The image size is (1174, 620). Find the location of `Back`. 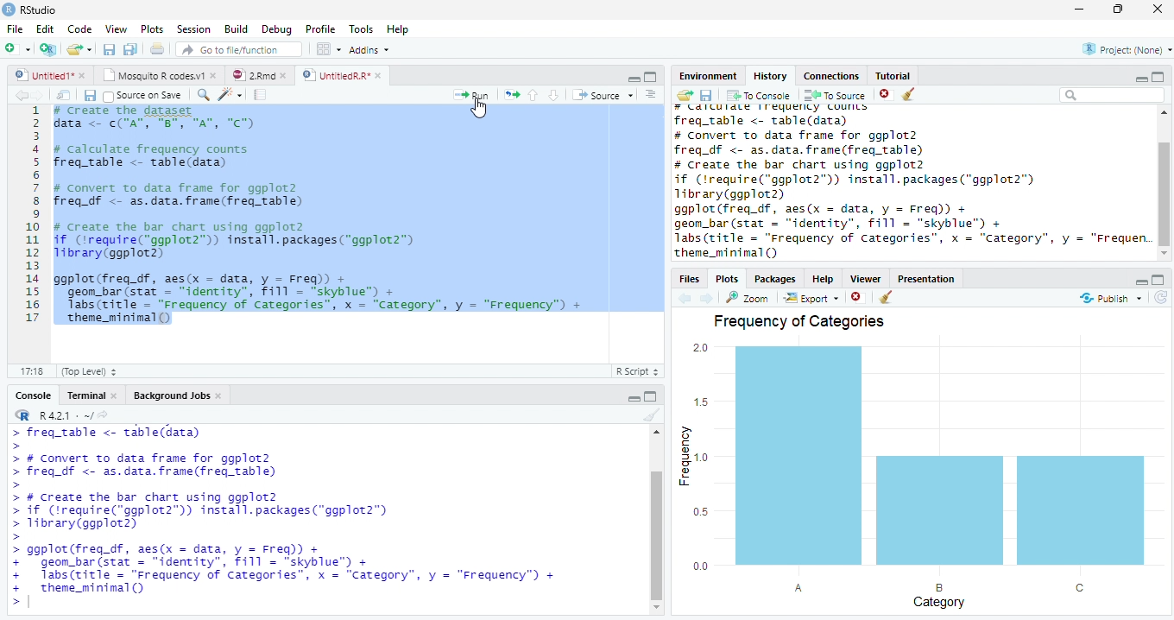

Back is located at coordinates (20, 95).